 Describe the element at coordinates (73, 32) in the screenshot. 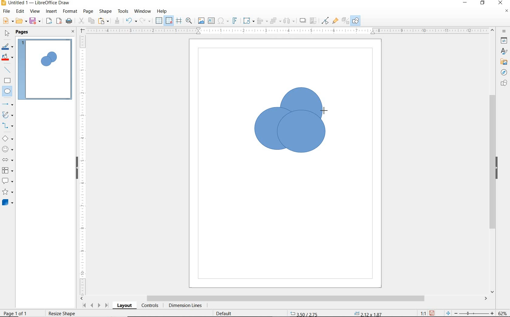

I see `CLOSE` at that location.